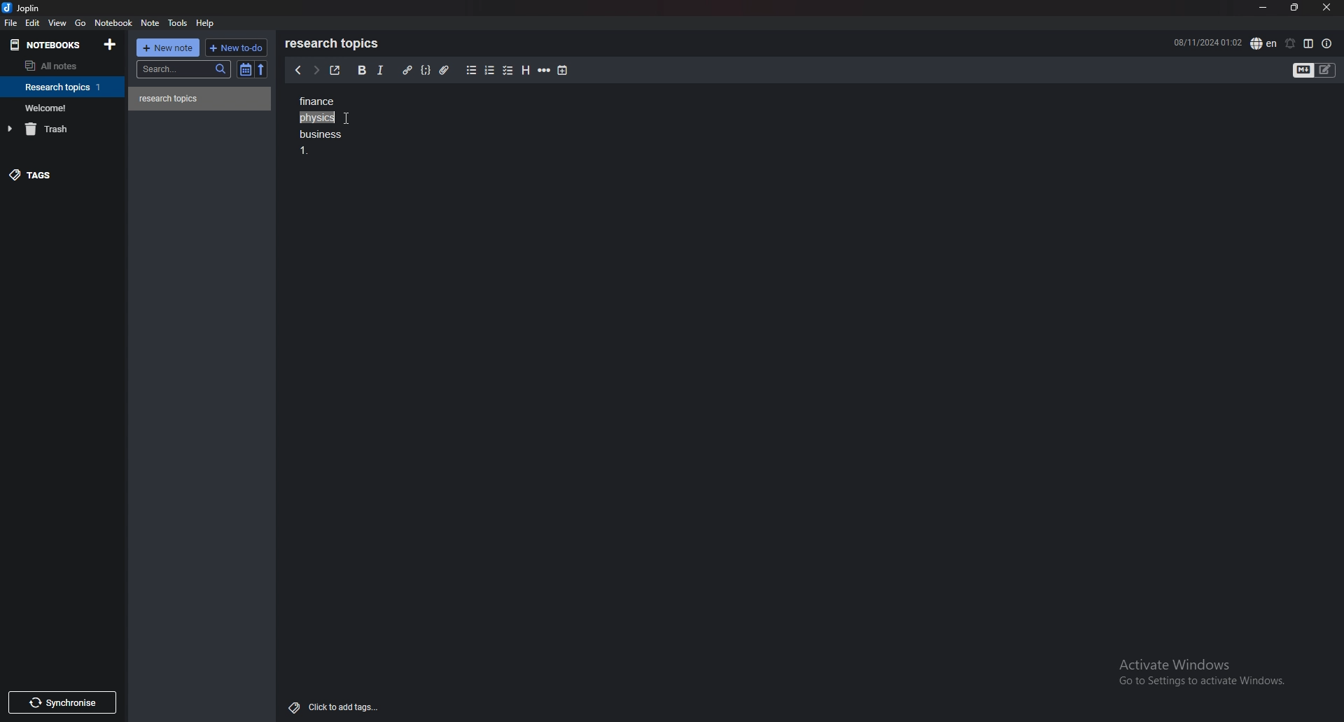 The image size is (1344, 722). What do you see at coordinates (11, 23) in the screenshot?
I see `file` at bounding box center [11, 23].